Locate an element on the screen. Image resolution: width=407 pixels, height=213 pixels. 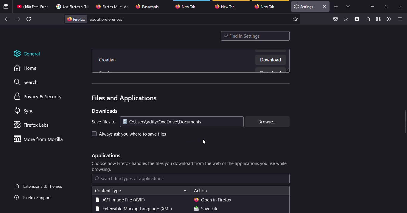
minimize is located at coordinates (372, 6).